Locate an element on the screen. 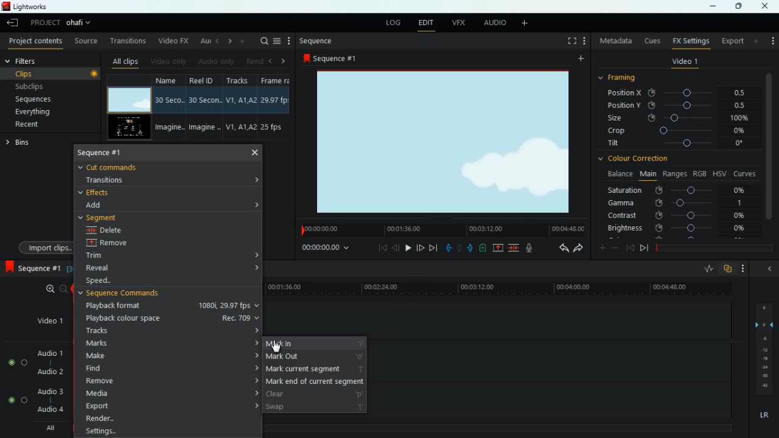 The width and height of the screenshot is (779, 438). screen is located at coordinates (128, 100).